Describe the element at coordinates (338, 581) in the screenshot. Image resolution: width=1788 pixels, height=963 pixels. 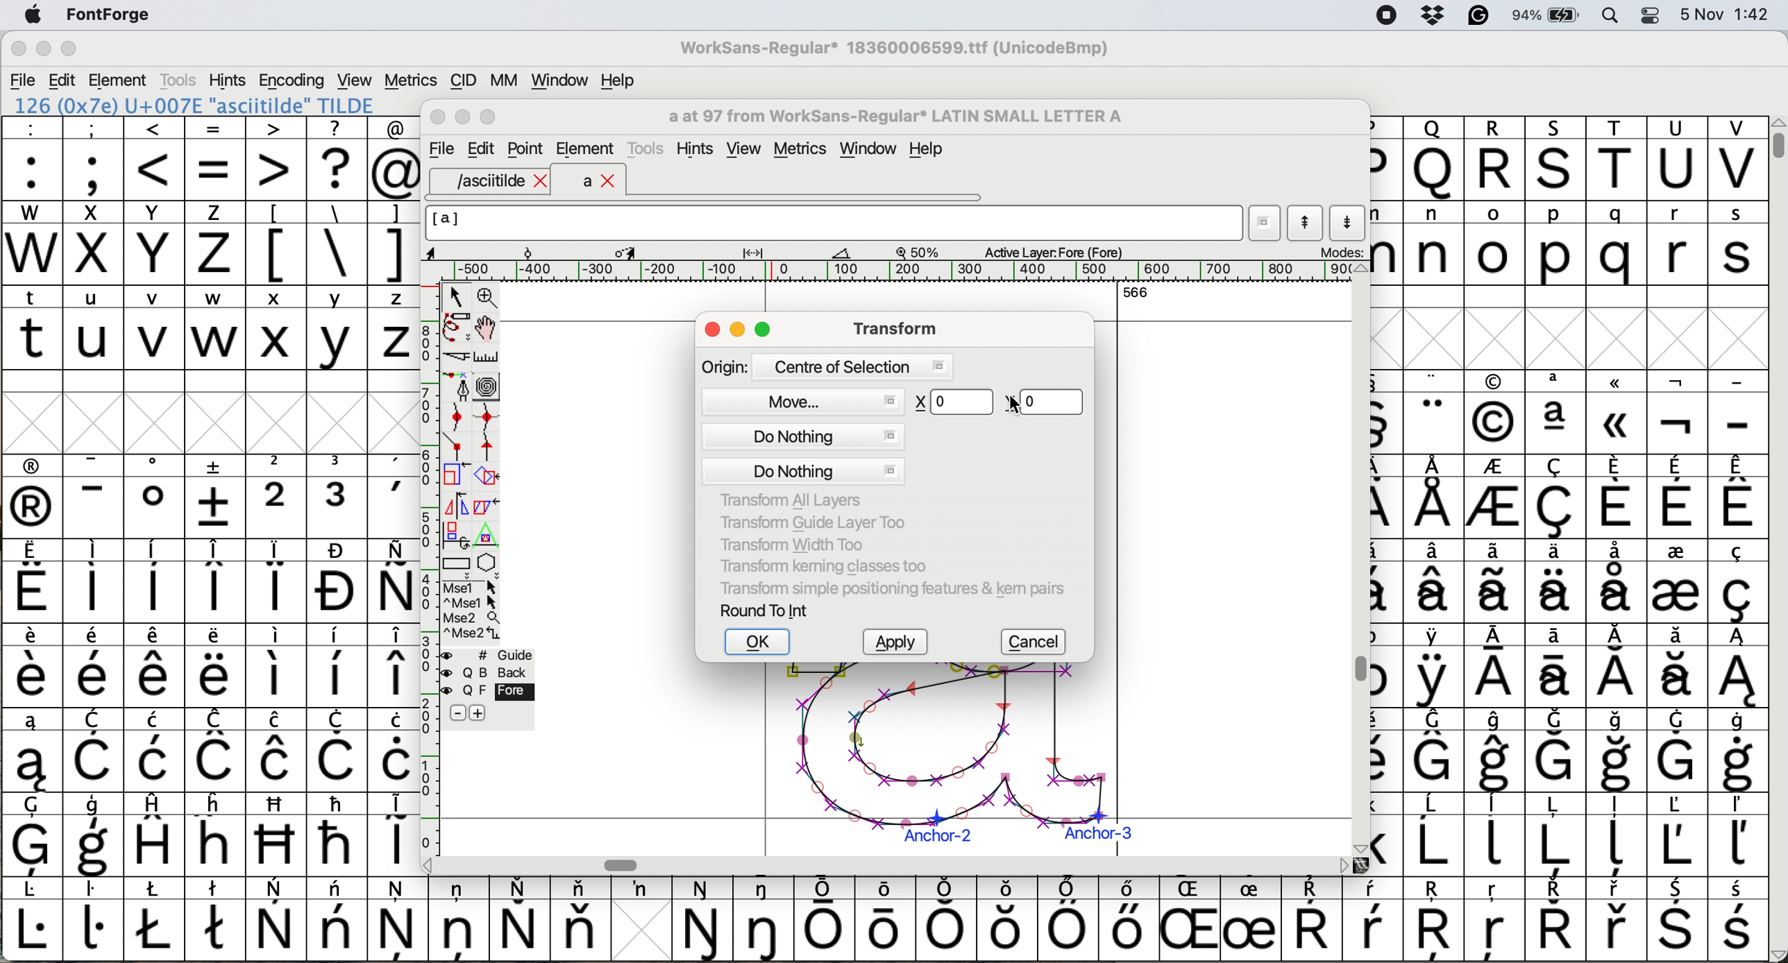
I see `symbol` at that location.